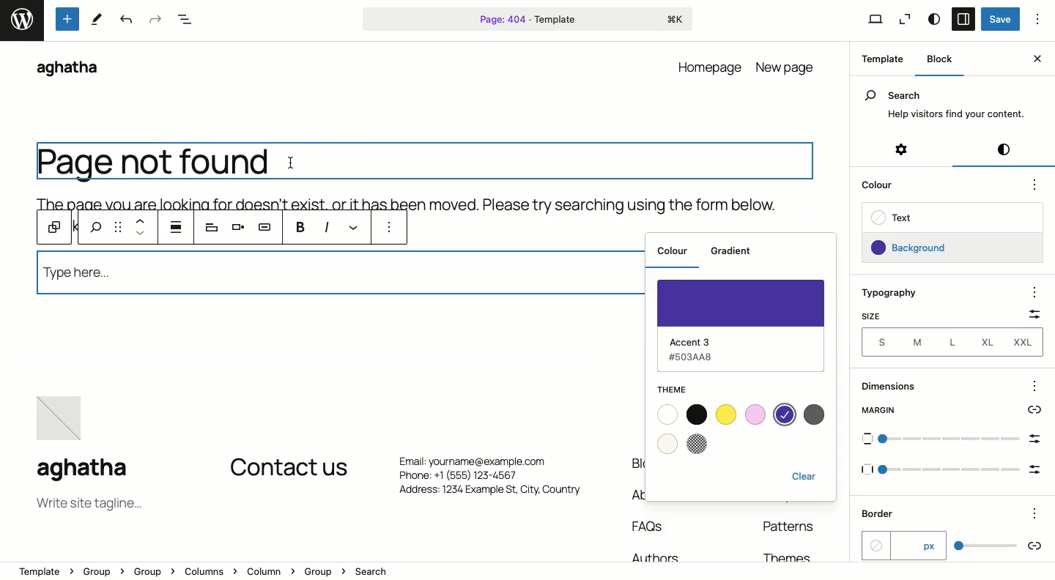 This screenshot has width=1055, height=580. What do you see at coordinates (952, 341) in the screenshot?
I see `L` at bounding box center [952, 341].